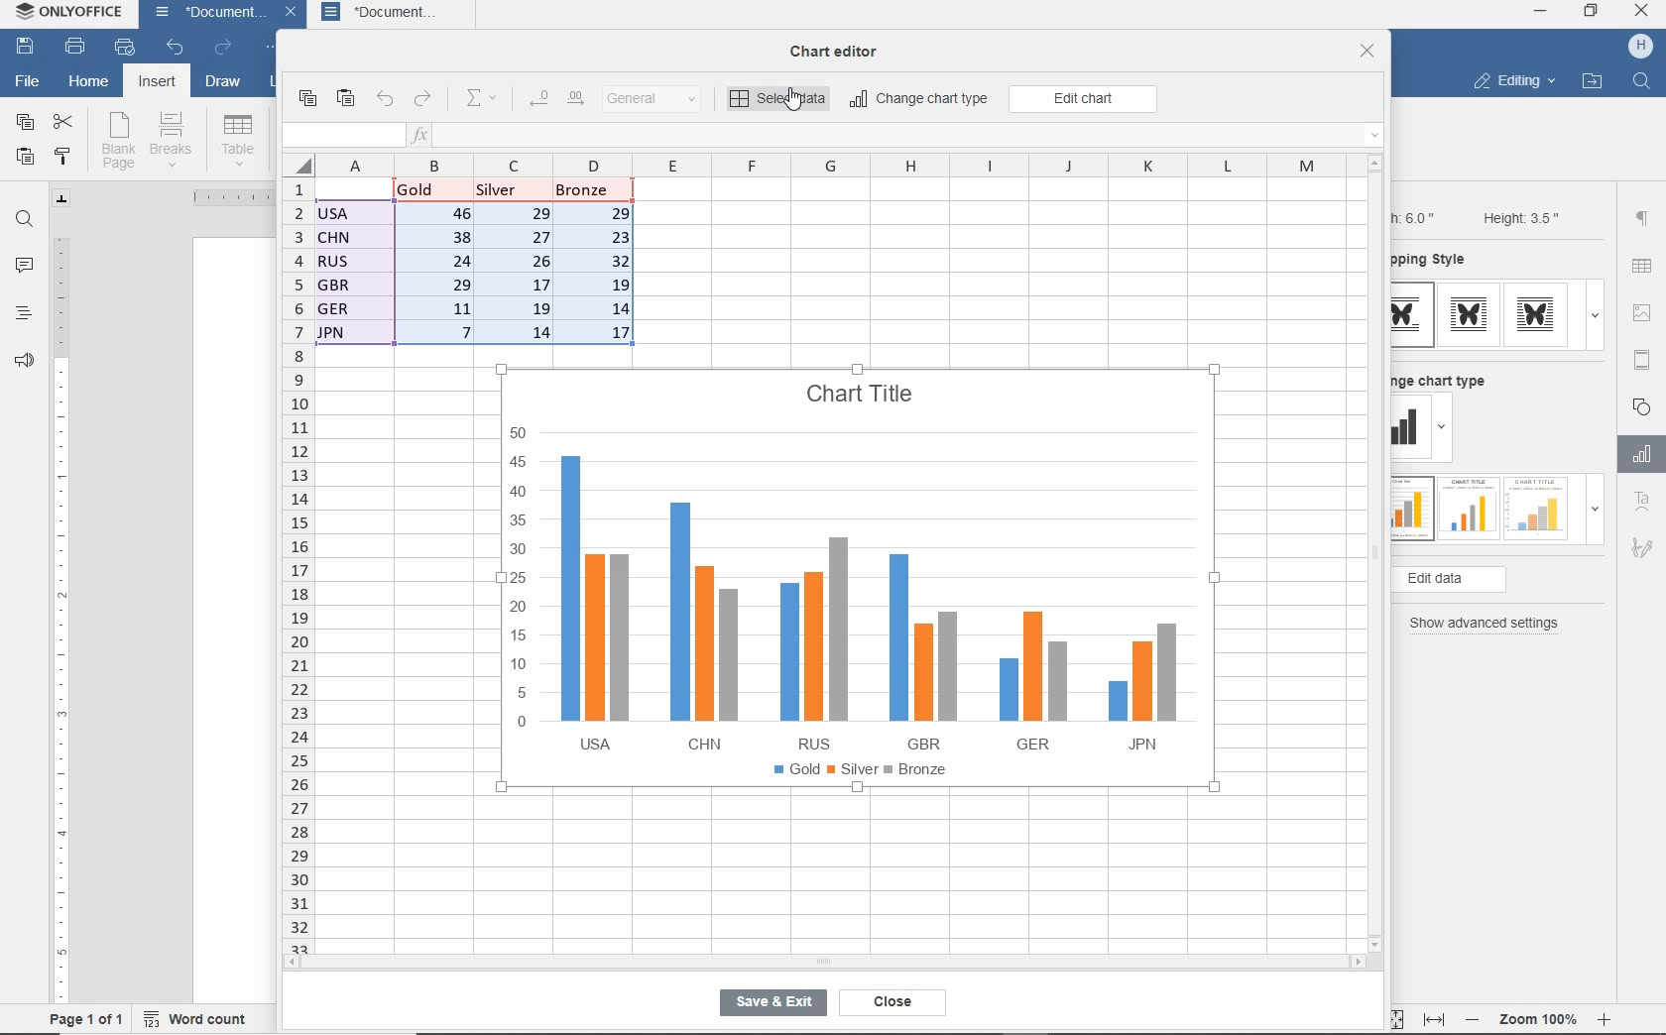 Image resolution: width=1666 pixels, height=1035 pixels. Describe the element at coordinates (1411, 510) in the screenshot. I see `type 1 ` at that location.